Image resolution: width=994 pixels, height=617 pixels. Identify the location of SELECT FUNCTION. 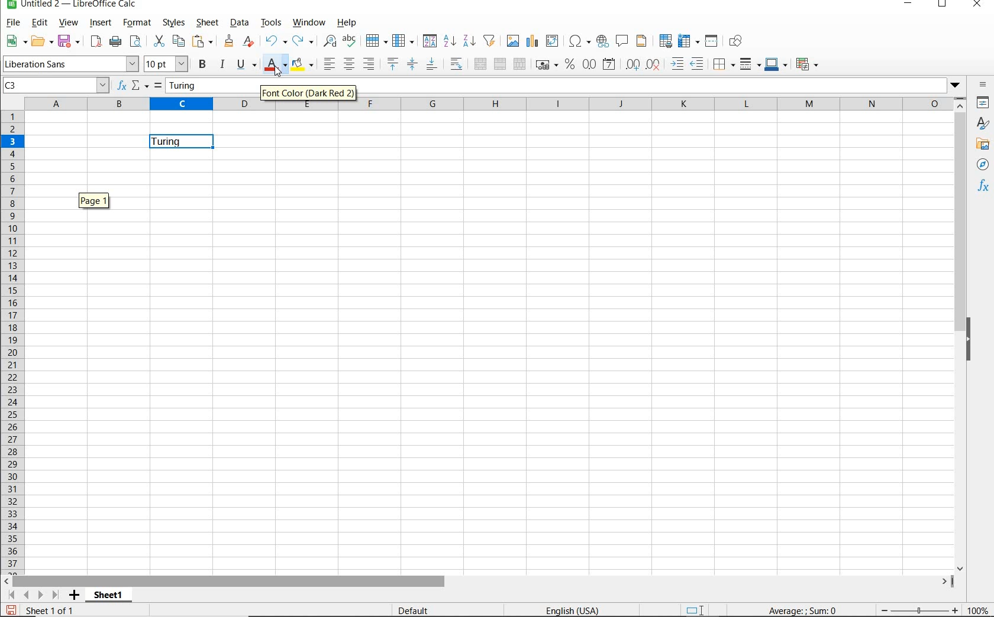
(140, 87).